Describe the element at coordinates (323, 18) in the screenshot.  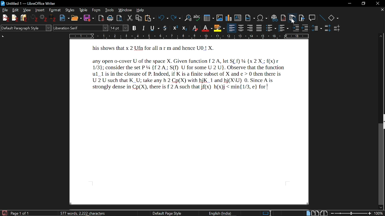
I see `Line` at that location.